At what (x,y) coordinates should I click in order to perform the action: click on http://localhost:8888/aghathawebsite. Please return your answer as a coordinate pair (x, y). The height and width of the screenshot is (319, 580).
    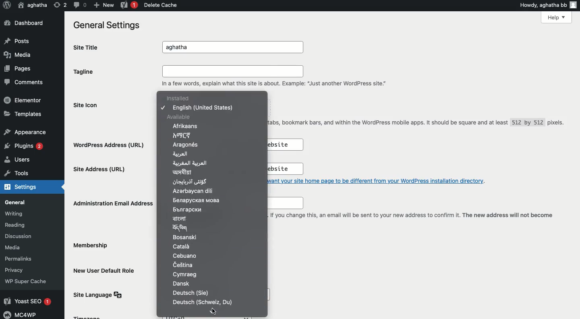
    Looking at the image, I should click on (280, 169).